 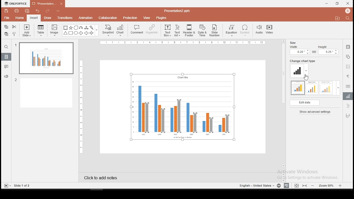 What do you see at coordinates (6, 27) in the screenshot?
I see `copy` at bounding box center [6, 27].